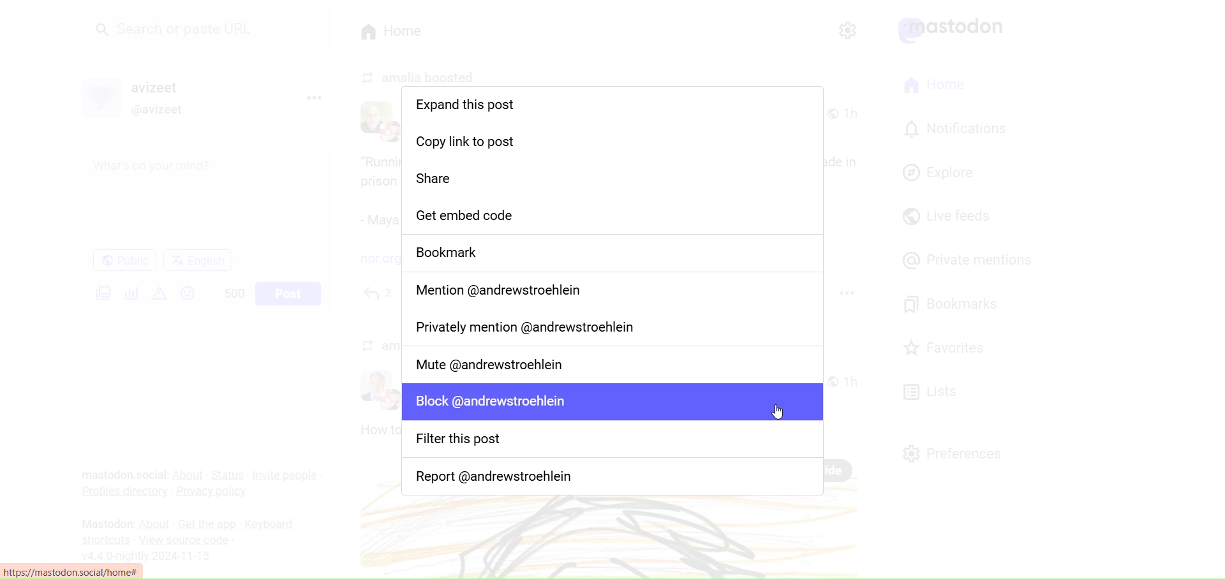 The image size is (1225, 579). Describe the element at coordinates (607, 177) in the screenshot. I see `Share` at that location.